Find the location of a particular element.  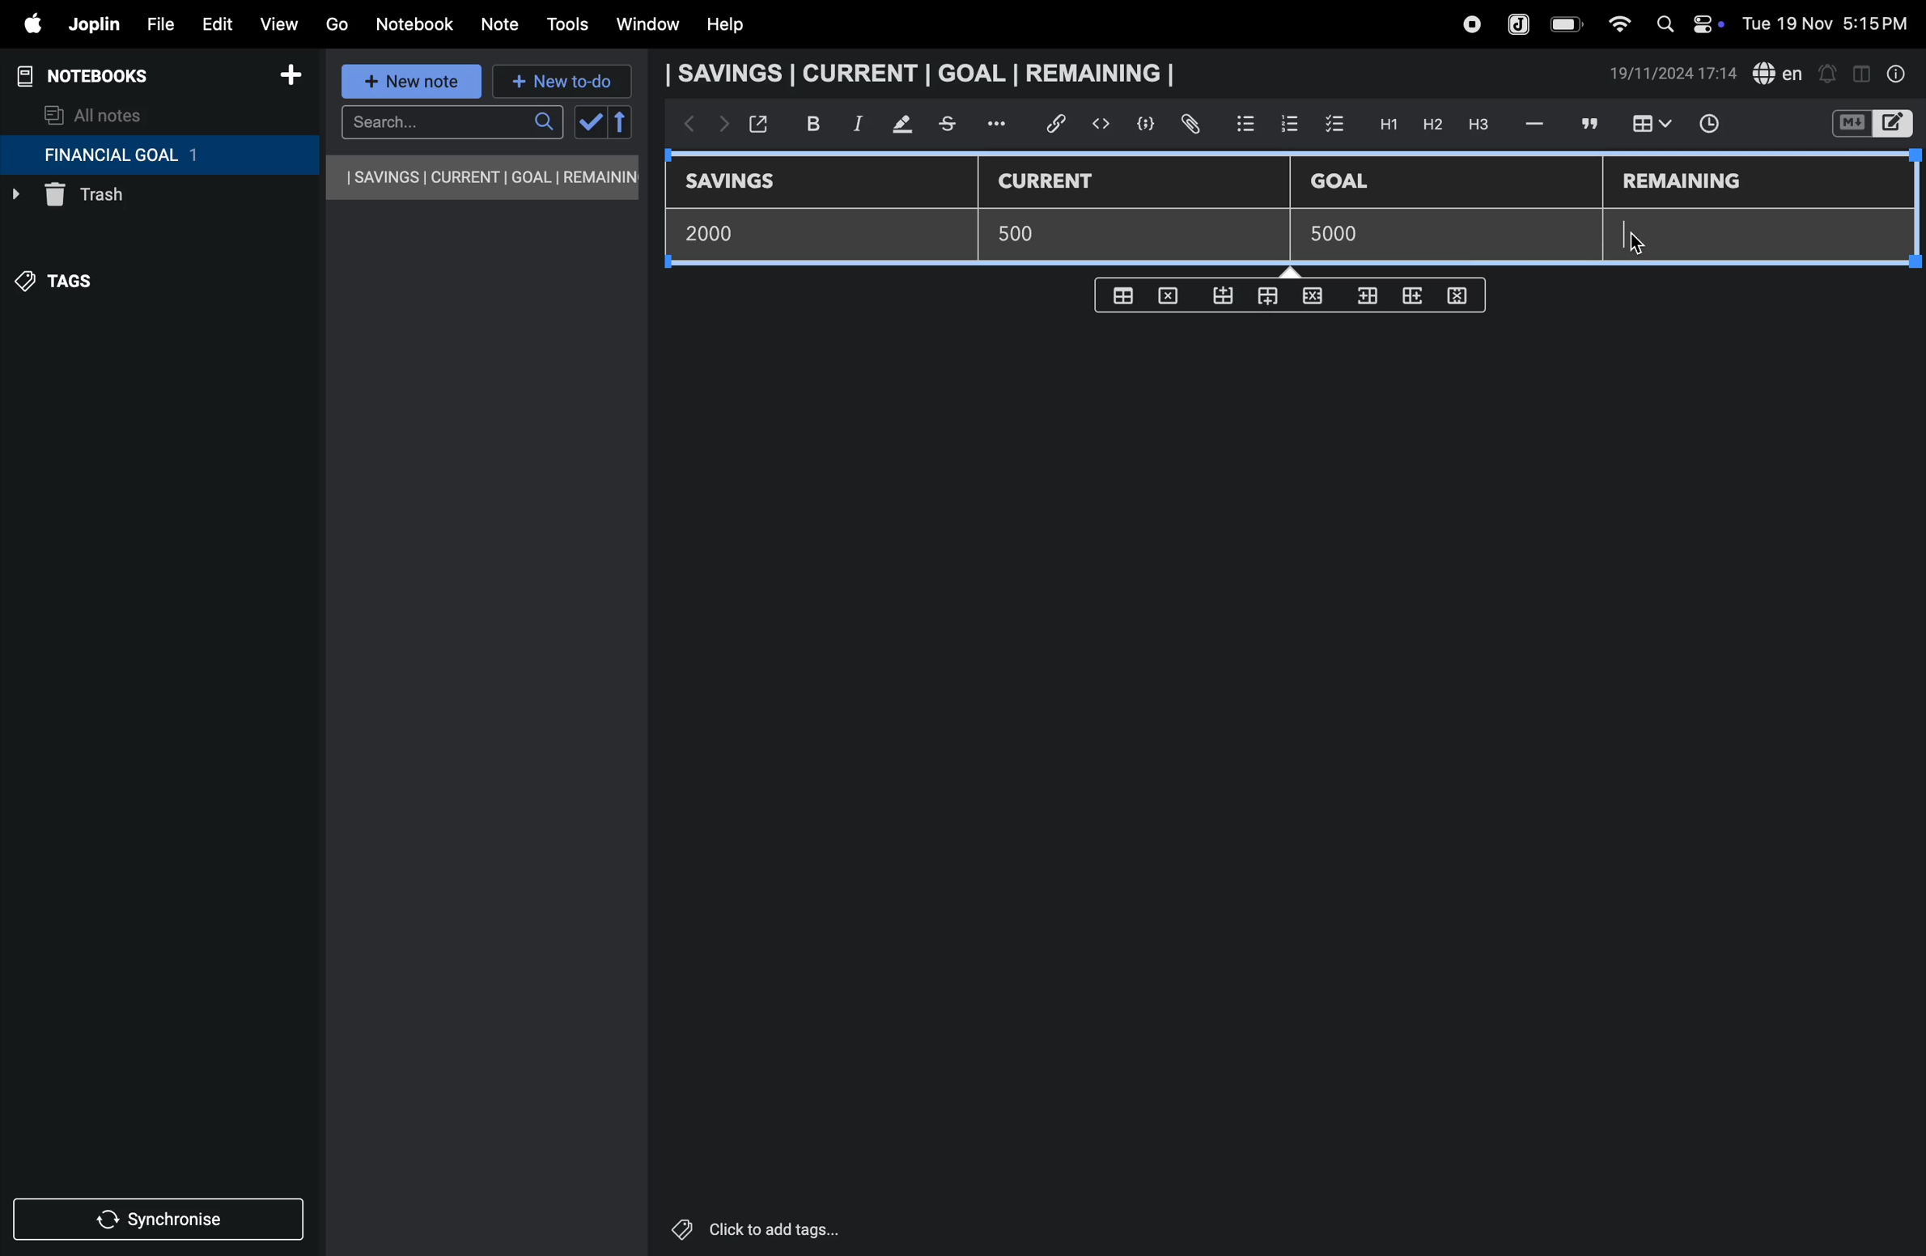

new to-do is located at coordinates (562, 83).